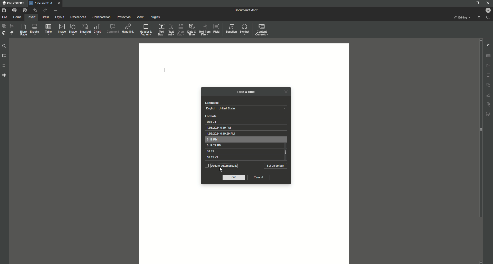  Describe the element at coordinates (286, 91) in the screenshot. I see `close` at that location.